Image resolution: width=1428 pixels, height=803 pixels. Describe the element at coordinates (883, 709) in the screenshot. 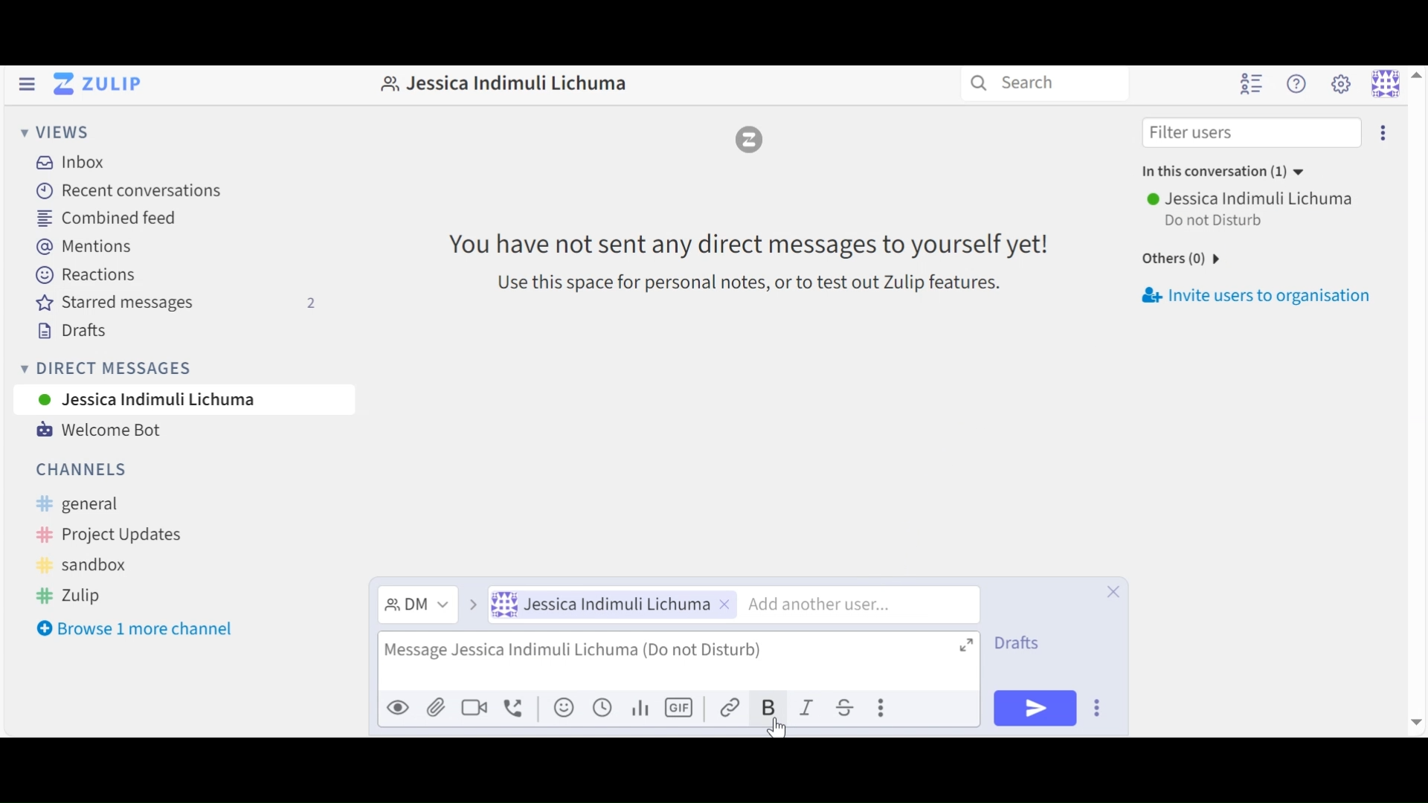

I see `more actions` at that location.